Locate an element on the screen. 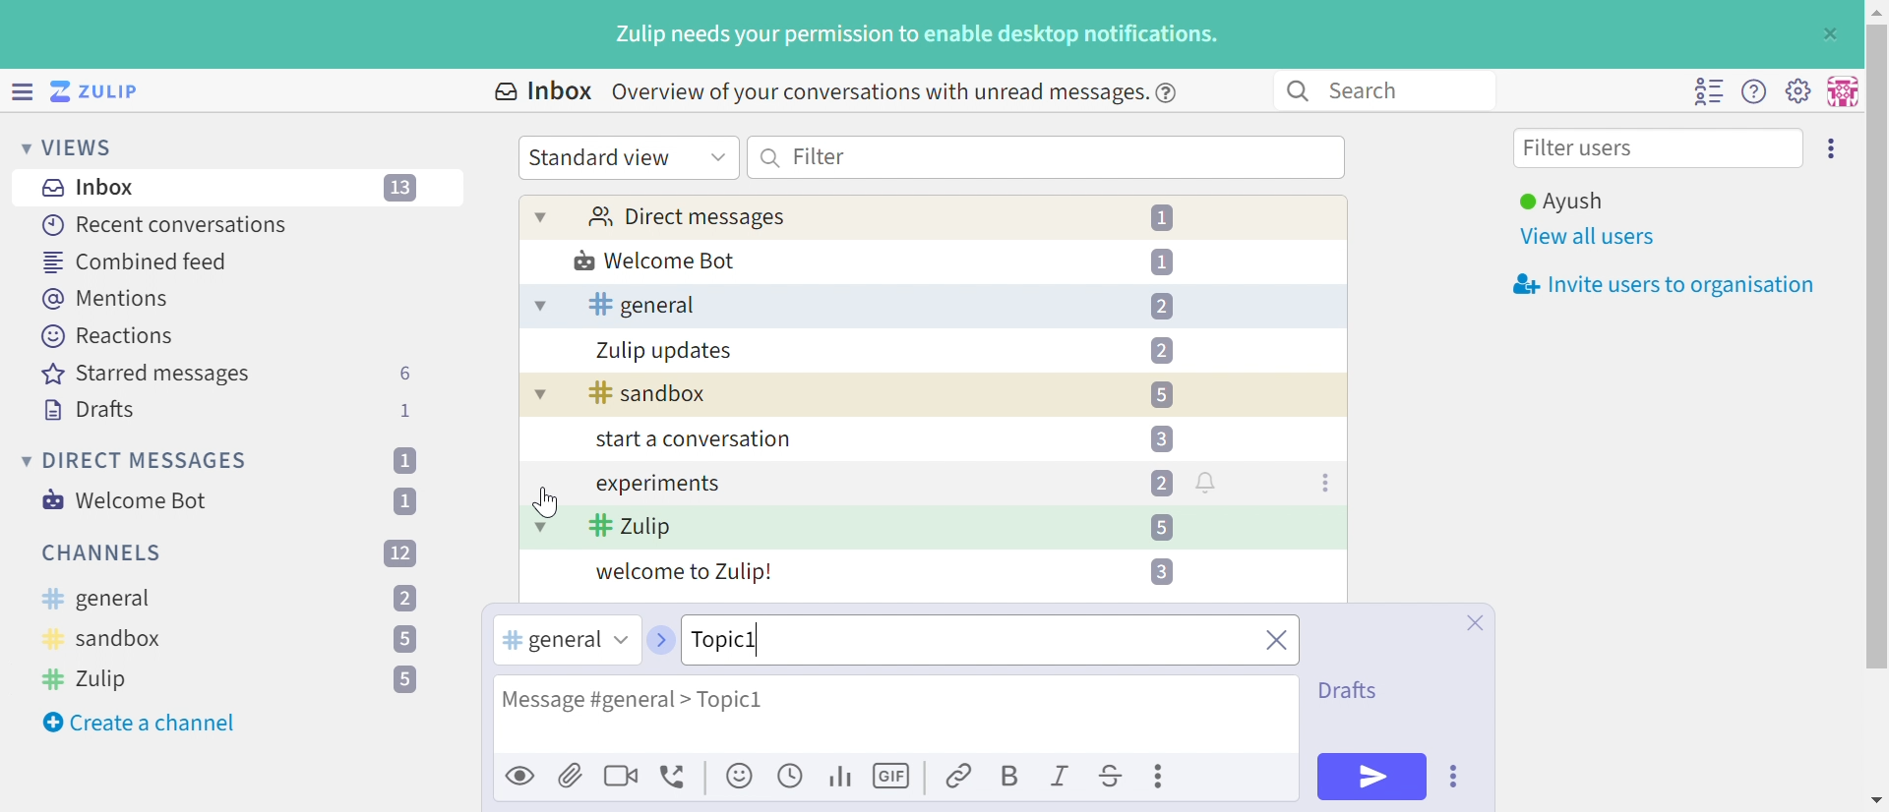 The height and width of the screenshot is (812, 1889). Filter is located at coordinates (820, 155).